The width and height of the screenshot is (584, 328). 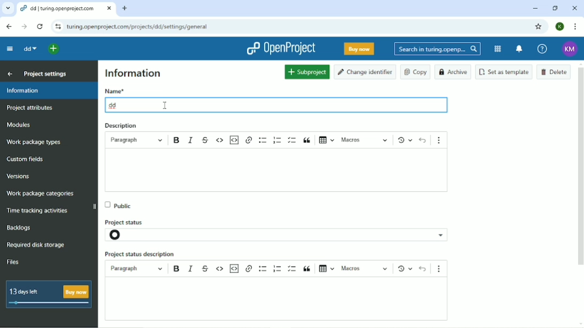 I want to click on Italic, so click(x=191, y=140).